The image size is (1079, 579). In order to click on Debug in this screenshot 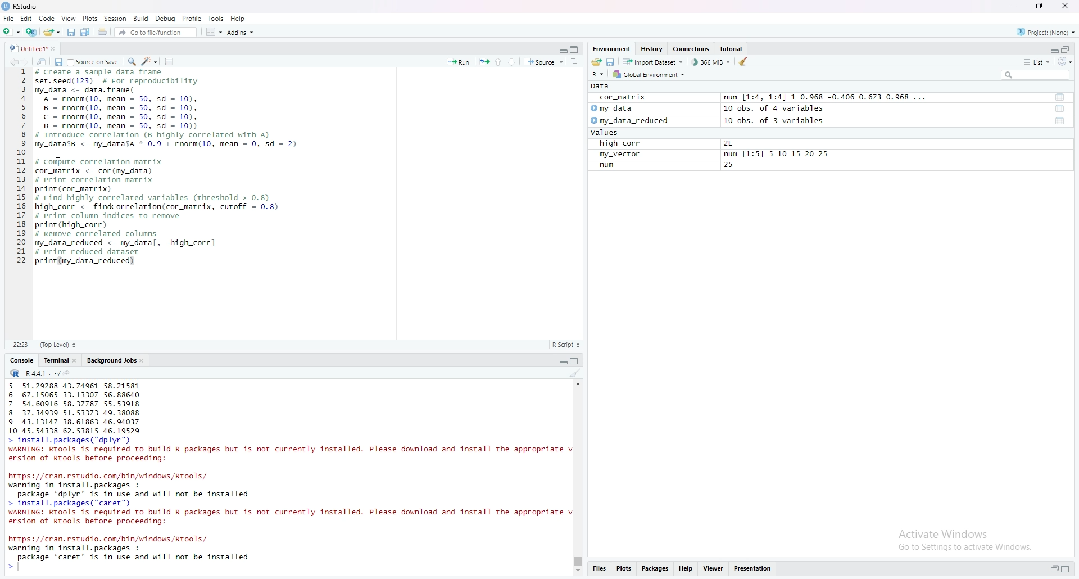, I will do `click(166, 19)`.